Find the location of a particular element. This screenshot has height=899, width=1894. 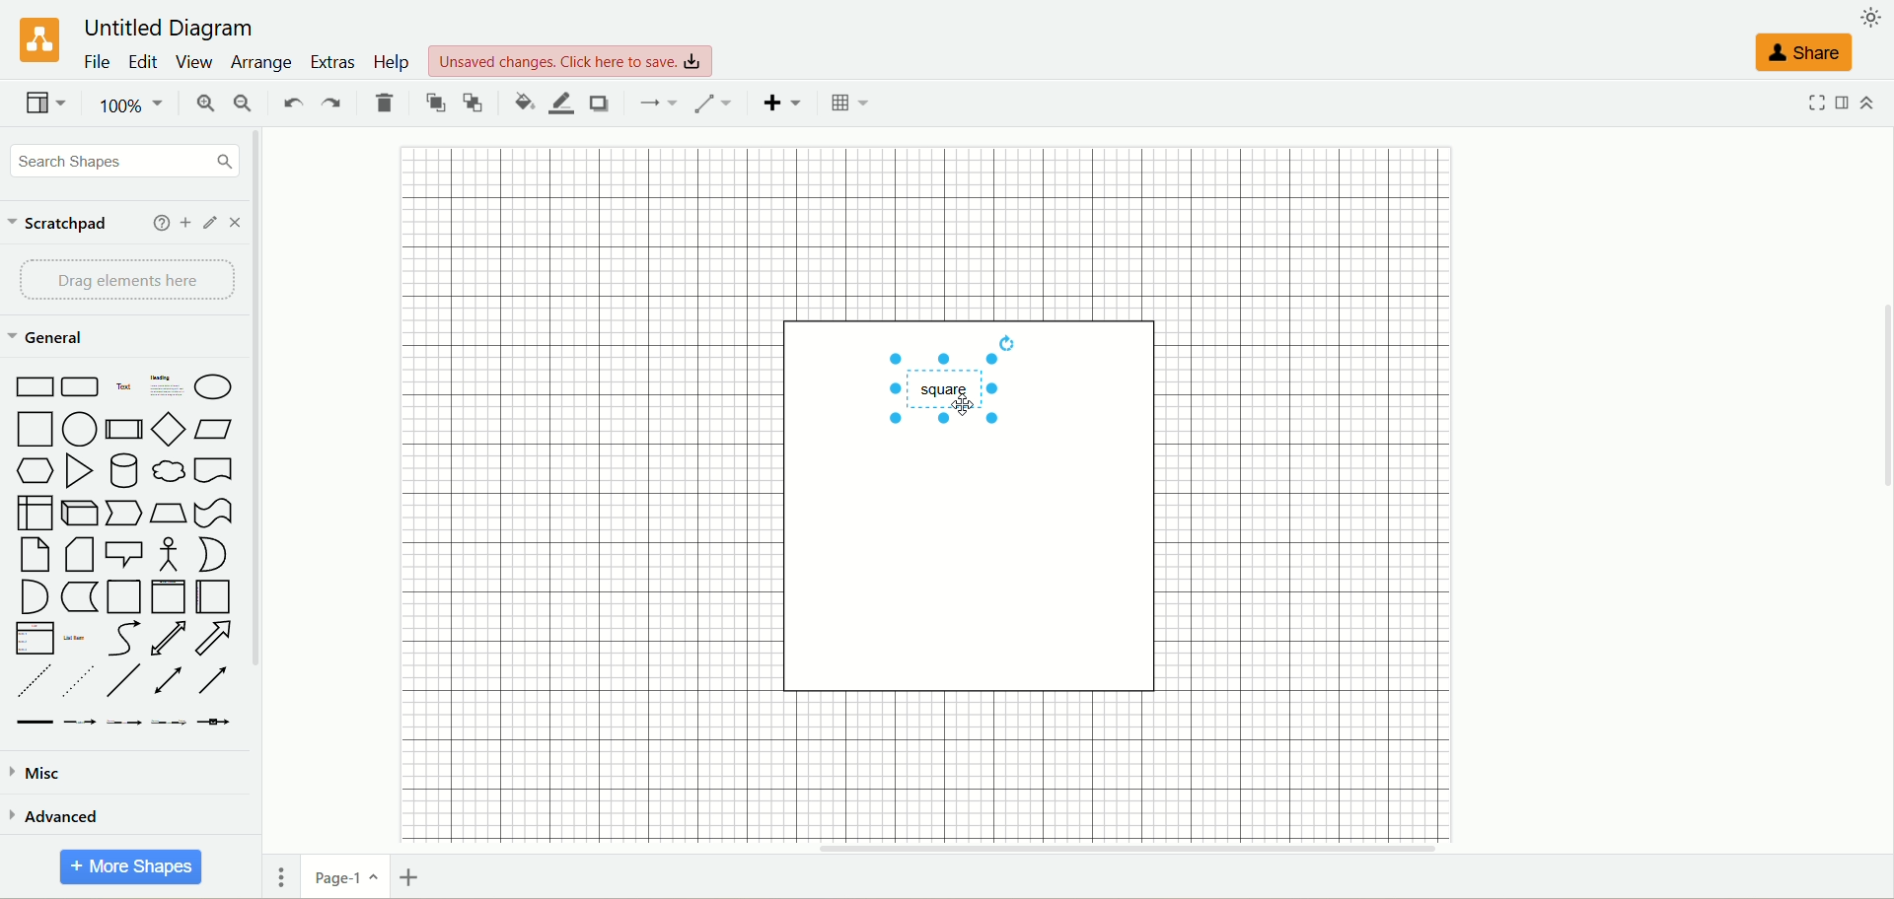

help is located at coordinates (157, 221).